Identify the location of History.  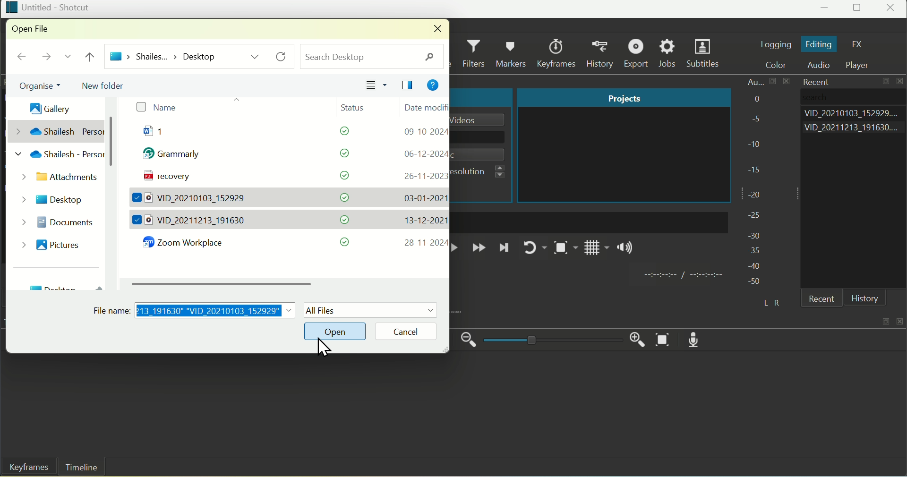
(602, 53).